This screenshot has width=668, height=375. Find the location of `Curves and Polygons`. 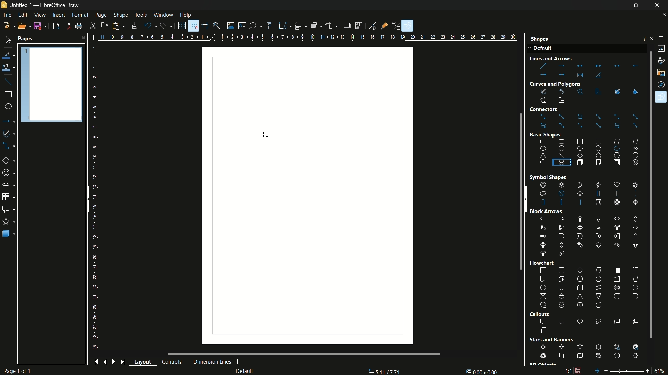

Curves and Polygons is located at coordinates (555, 83).